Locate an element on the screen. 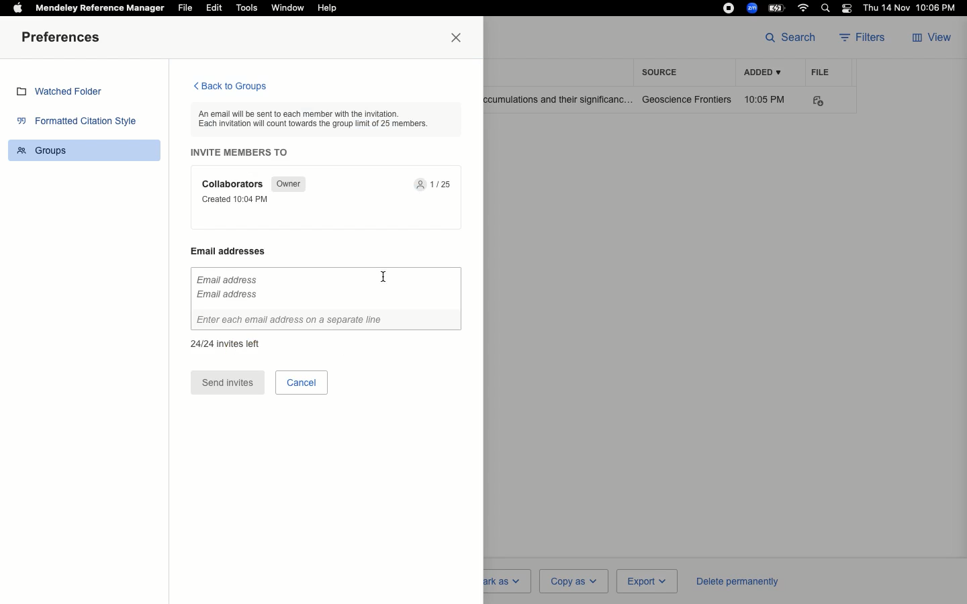 The image size is (967, 604). Edit is located at coordinates (214, 7).